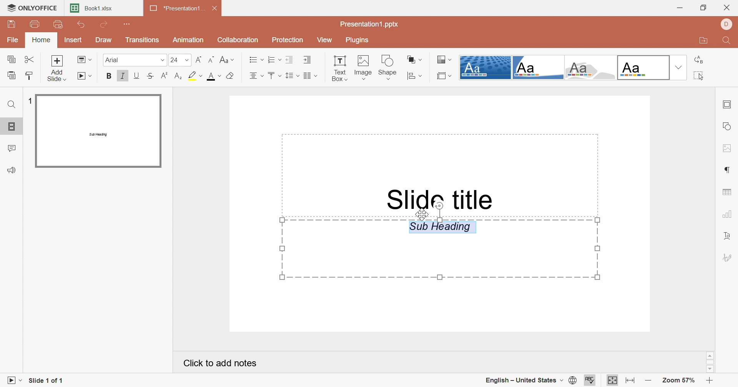  What do you see at coordinates (13, 170) in the screenshot?
I see `Feedback & Support` at bounding box center [13, 170].